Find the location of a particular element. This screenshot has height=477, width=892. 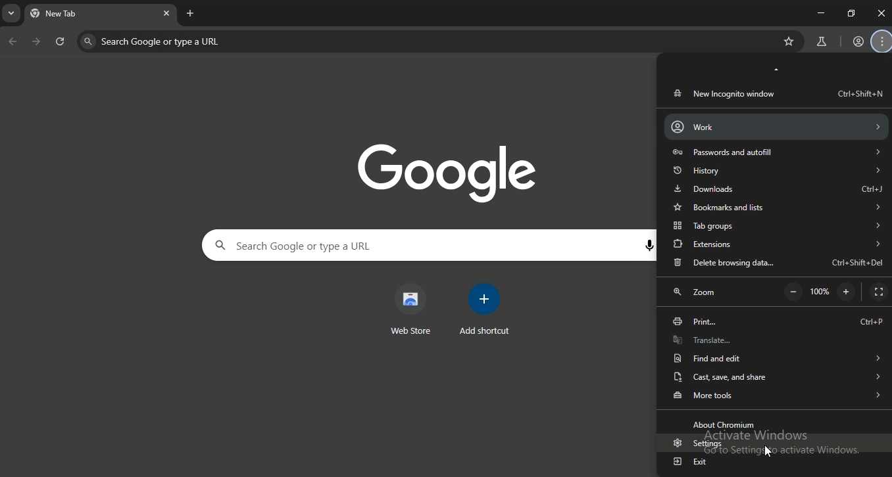

print is located at coordinates (778, 321).